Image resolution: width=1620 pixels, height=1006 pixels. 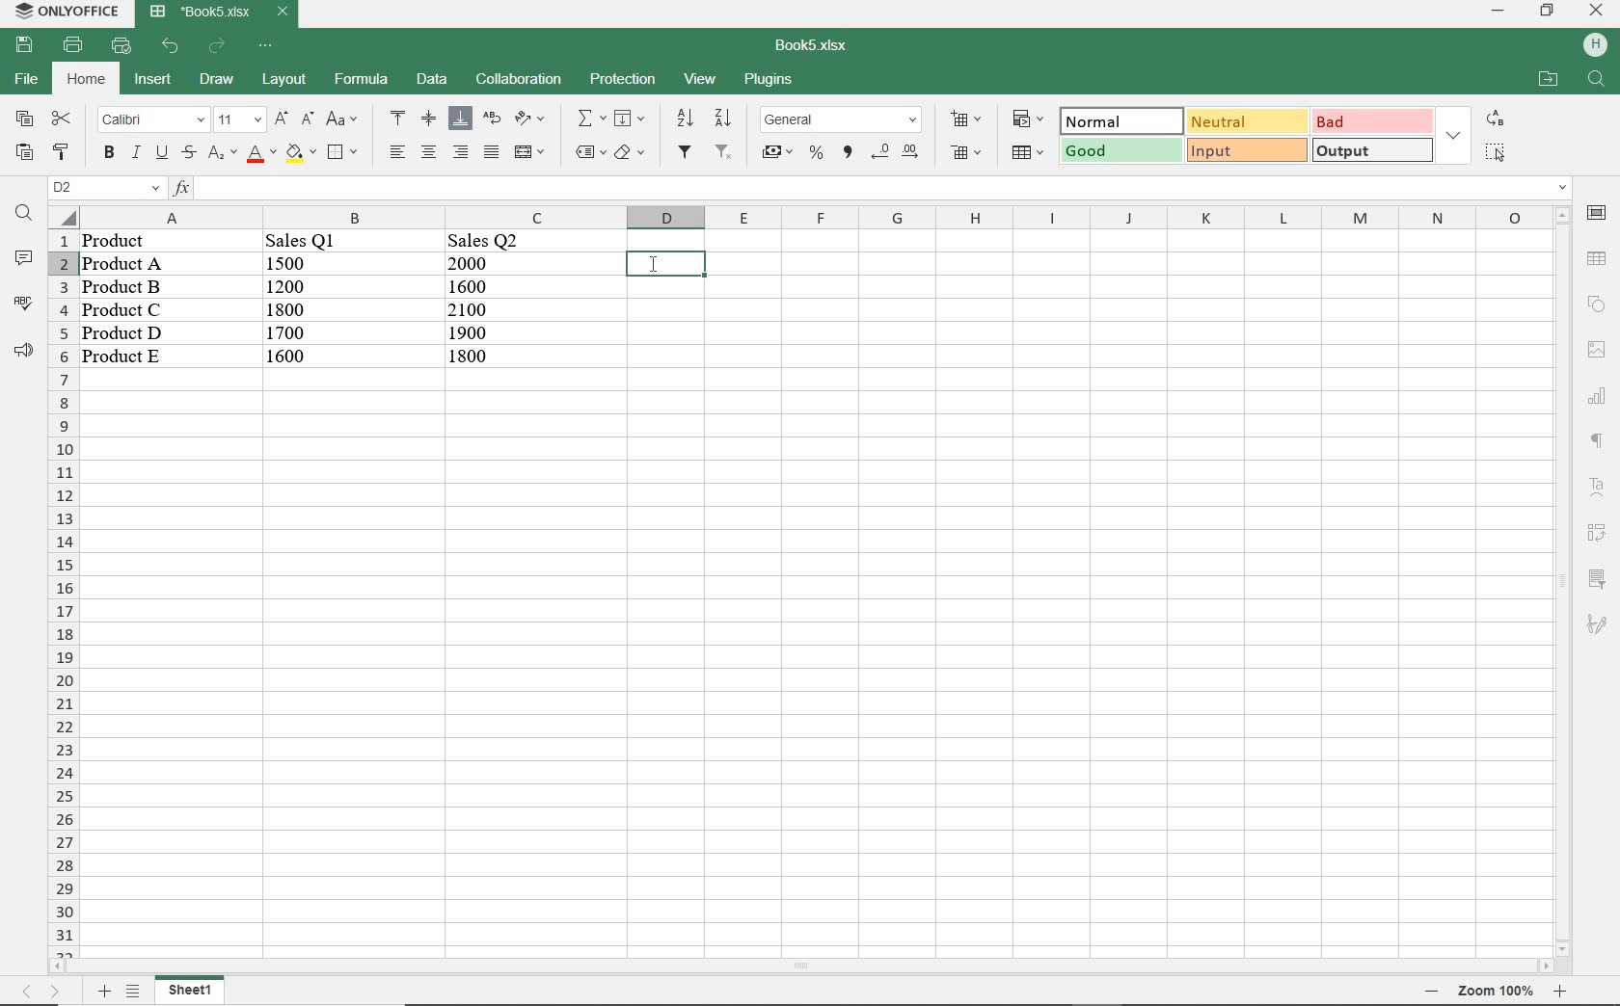 What do you see at coordinates (1597, 46) in the screenshot?
I see `hp` at bounding box center [1597, 46].